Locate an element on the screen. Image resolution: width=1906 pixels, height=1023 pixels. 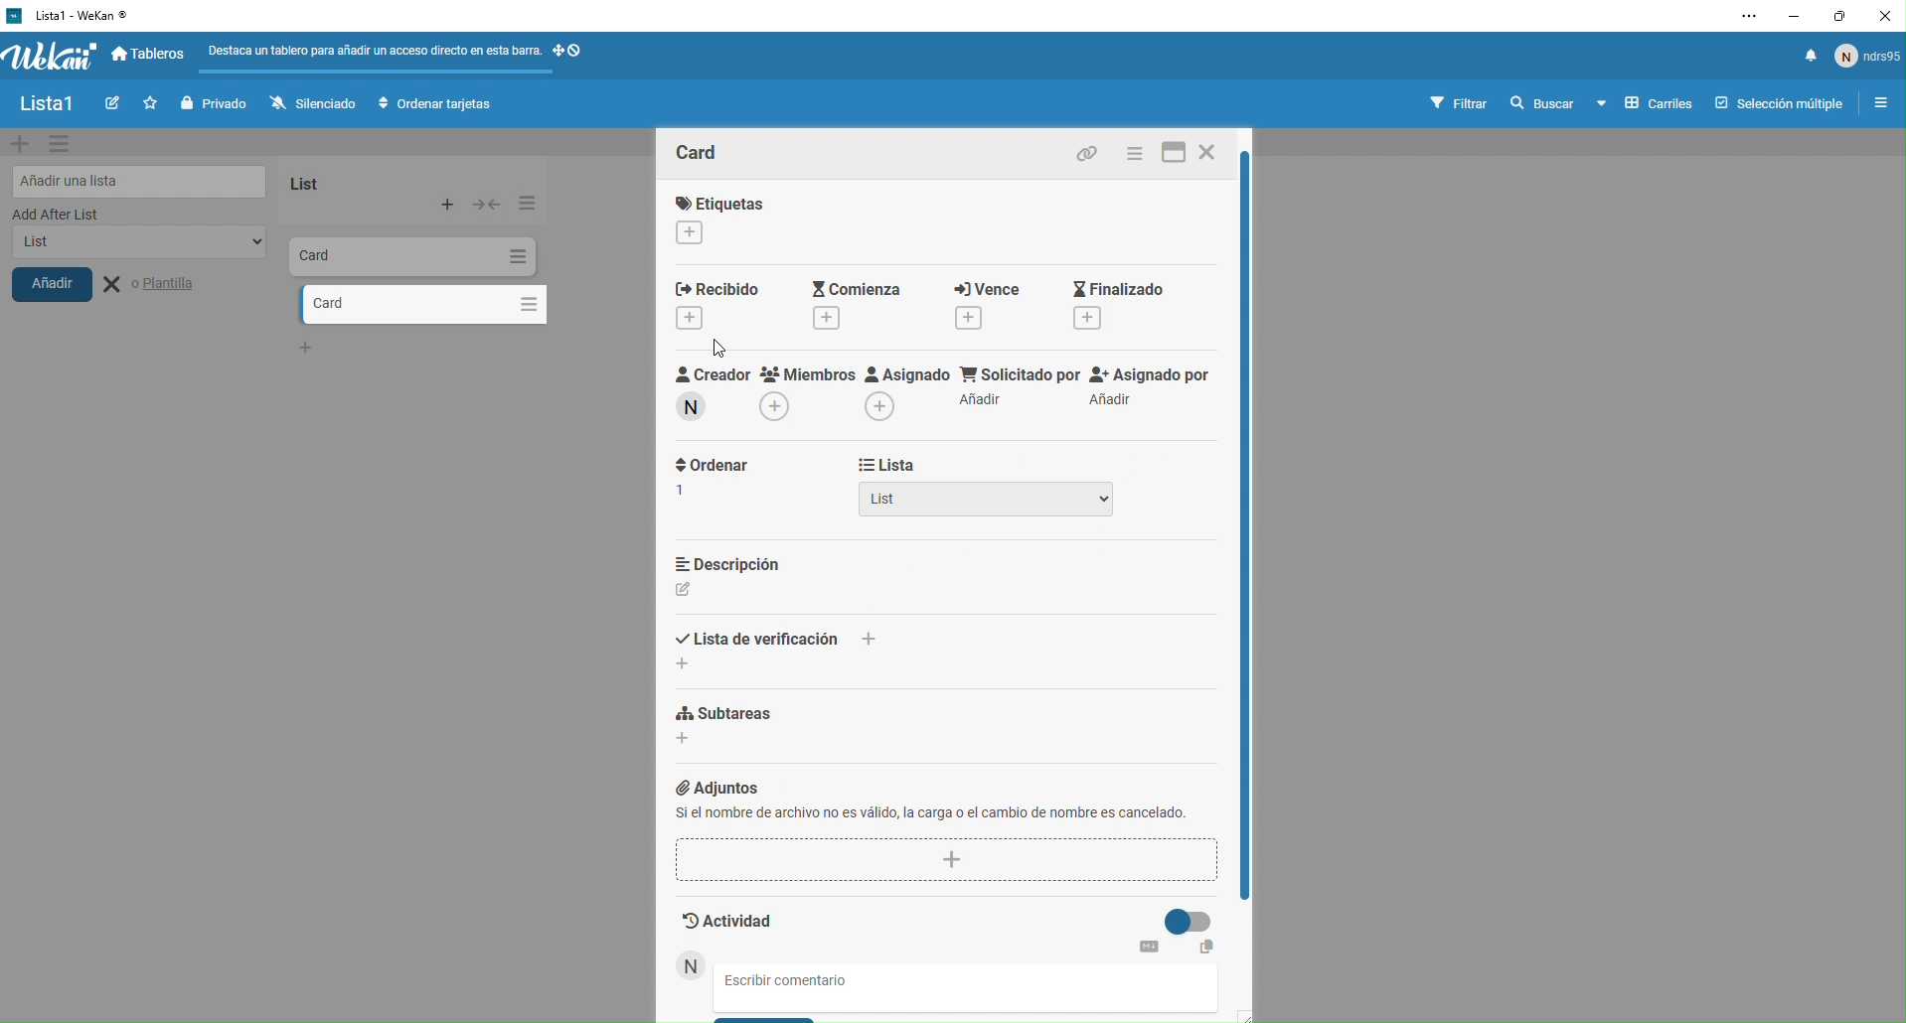
close is located at coordinates (1886, 15).